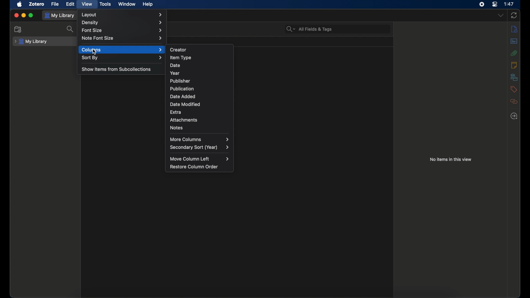 Image resolution: width=530 pixels, height=298 pixels. I want to click on year, so click(175, 73).